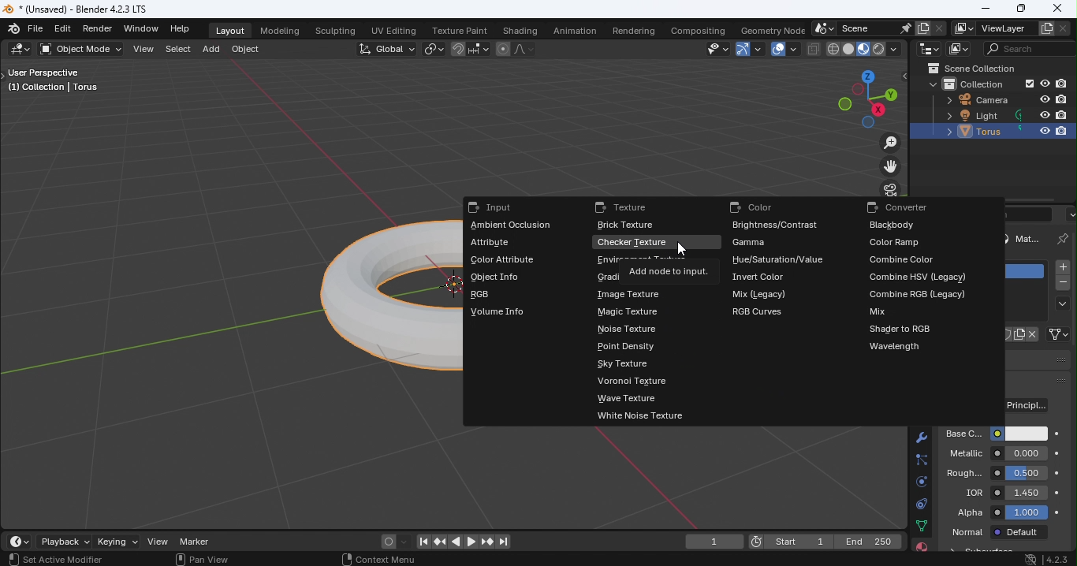  What do you see at coordinates (921, 480) in the screenshot?
I see `Physics` at bounding box center [921, 480].